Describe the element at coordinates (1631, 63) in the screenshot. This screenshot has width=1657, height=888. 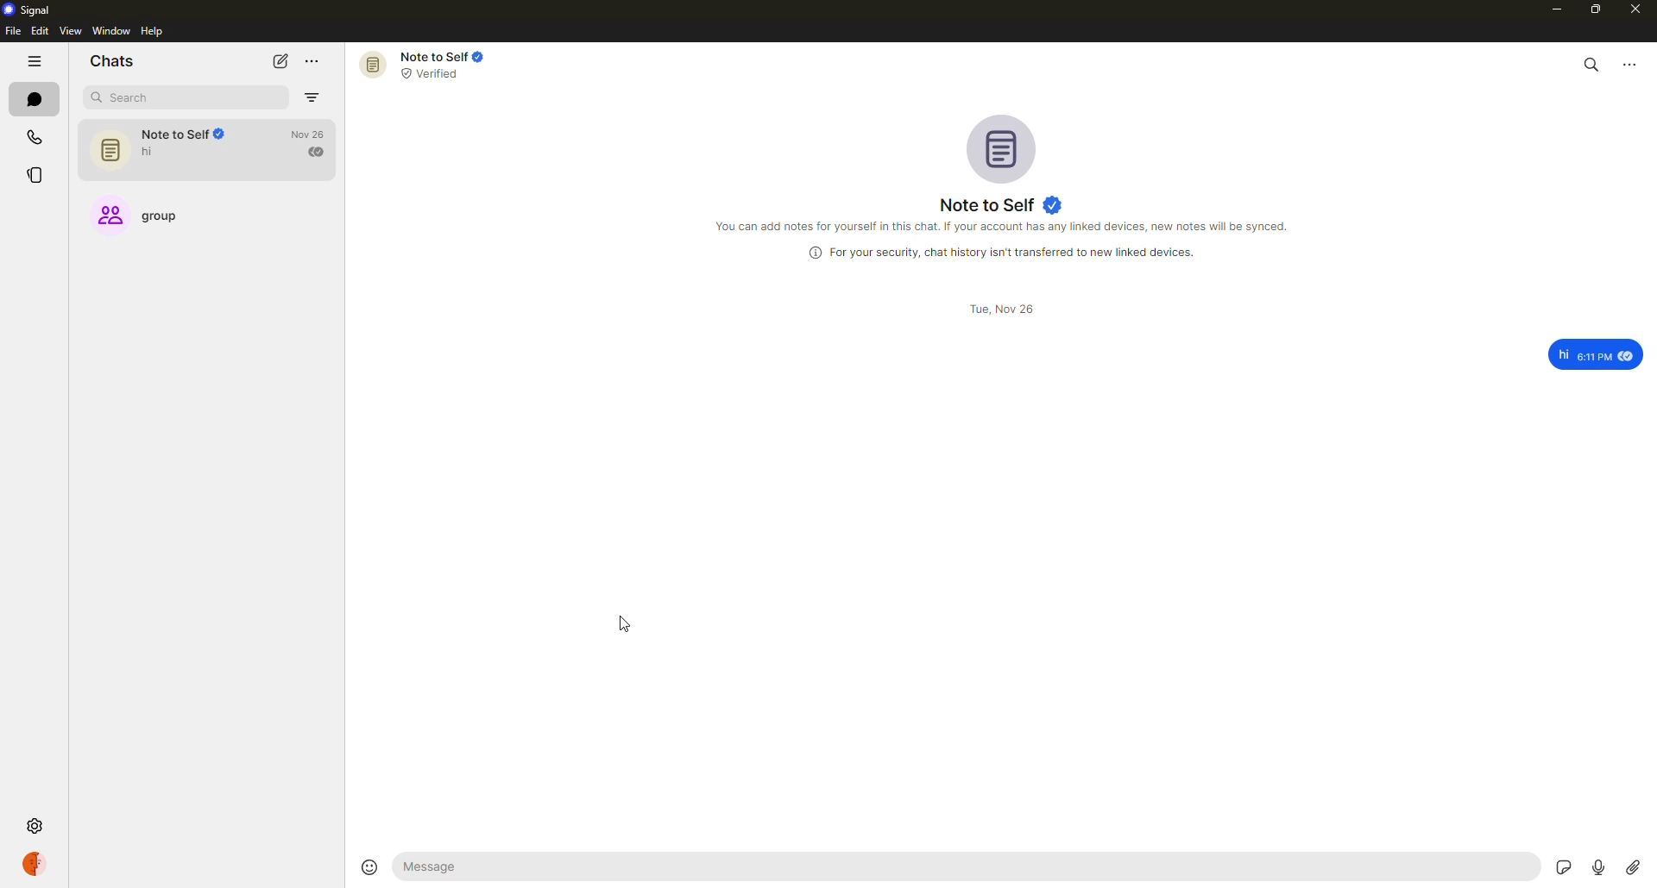
I see `more` at that location.